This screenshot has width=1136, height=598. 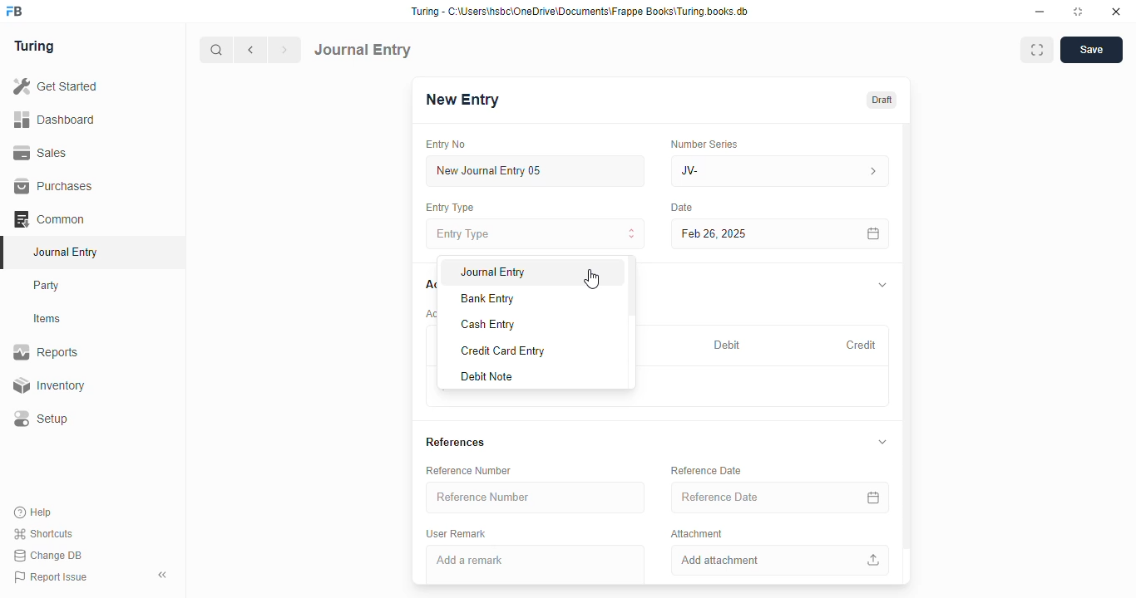 I want to click on toggle expand/collapse, so click(x=883, y=286).